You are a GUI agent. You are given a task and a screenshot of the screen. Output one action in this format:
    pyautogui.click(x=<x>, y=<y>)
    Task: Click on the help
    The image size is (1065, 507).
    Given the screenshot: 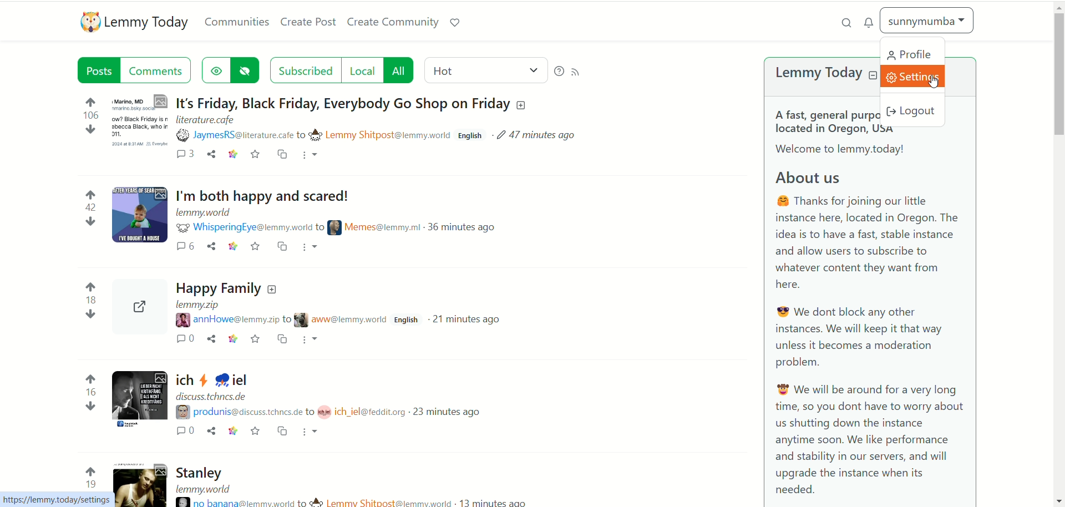 What is the action you would take?
    pyautogui.click(x=559, y=70)
    